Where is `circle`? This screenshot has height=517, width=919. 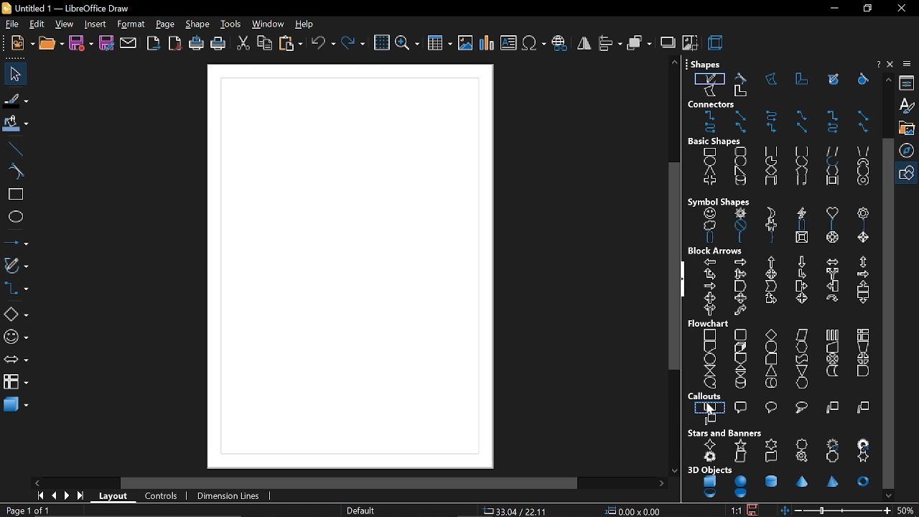 circle is located at coordinates (740, 162).